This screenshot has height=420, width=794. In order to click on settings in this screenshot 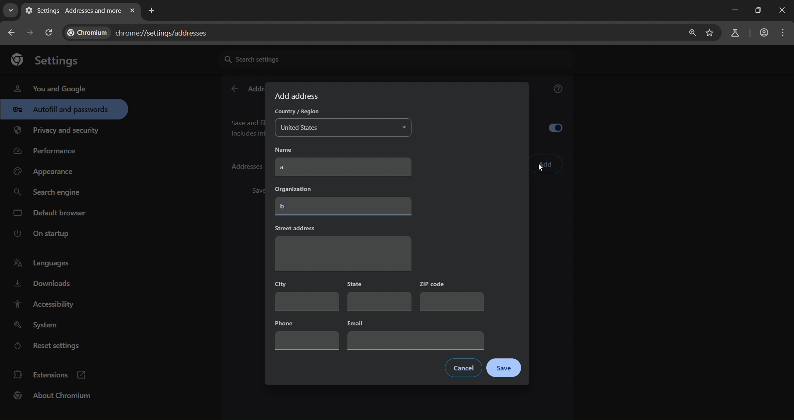, I will do `click(49, 59)`.